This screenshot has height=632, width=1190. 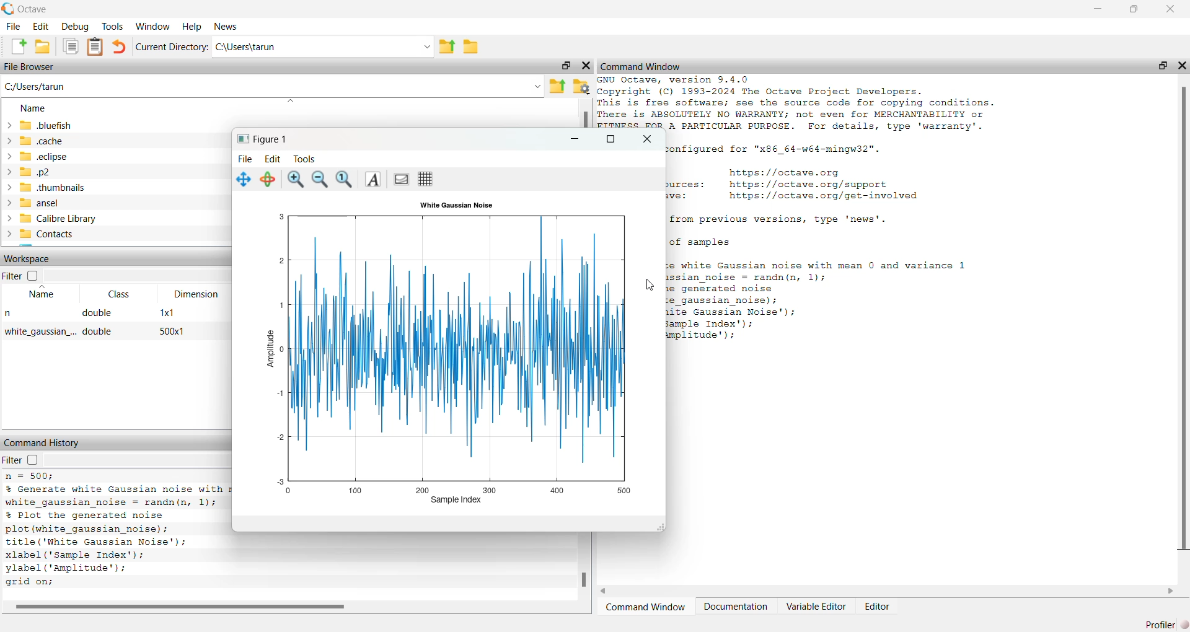 I want to click on horizontal scroll bar, so click(x=888, y=590).